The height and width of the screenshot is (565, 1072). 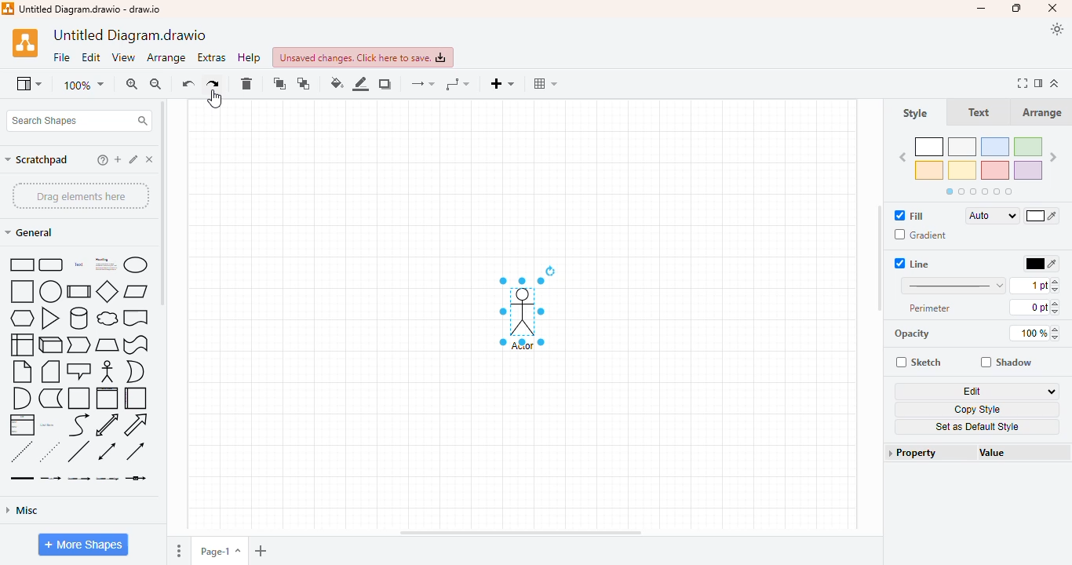 What do you see at coordinates (983, 9) in the screenshot?
I see `minimize` at bounding box center [983, 9].